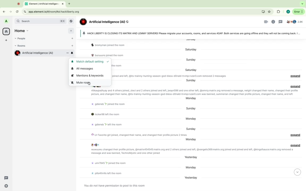 This screenshot has height=191, width=306. Describe the element at coordinates (137, 135) in the screenshot. I see `Message` at that location.